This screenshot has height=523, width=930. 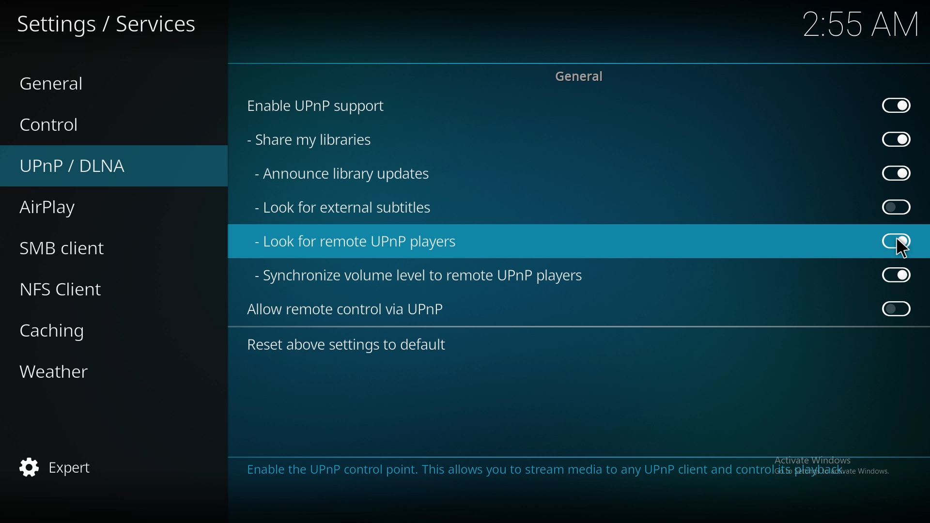 What do you see at coordinates (897, 207) in the screenshot?
I see `off (Greyed out)` at bounding box center [897, 207].